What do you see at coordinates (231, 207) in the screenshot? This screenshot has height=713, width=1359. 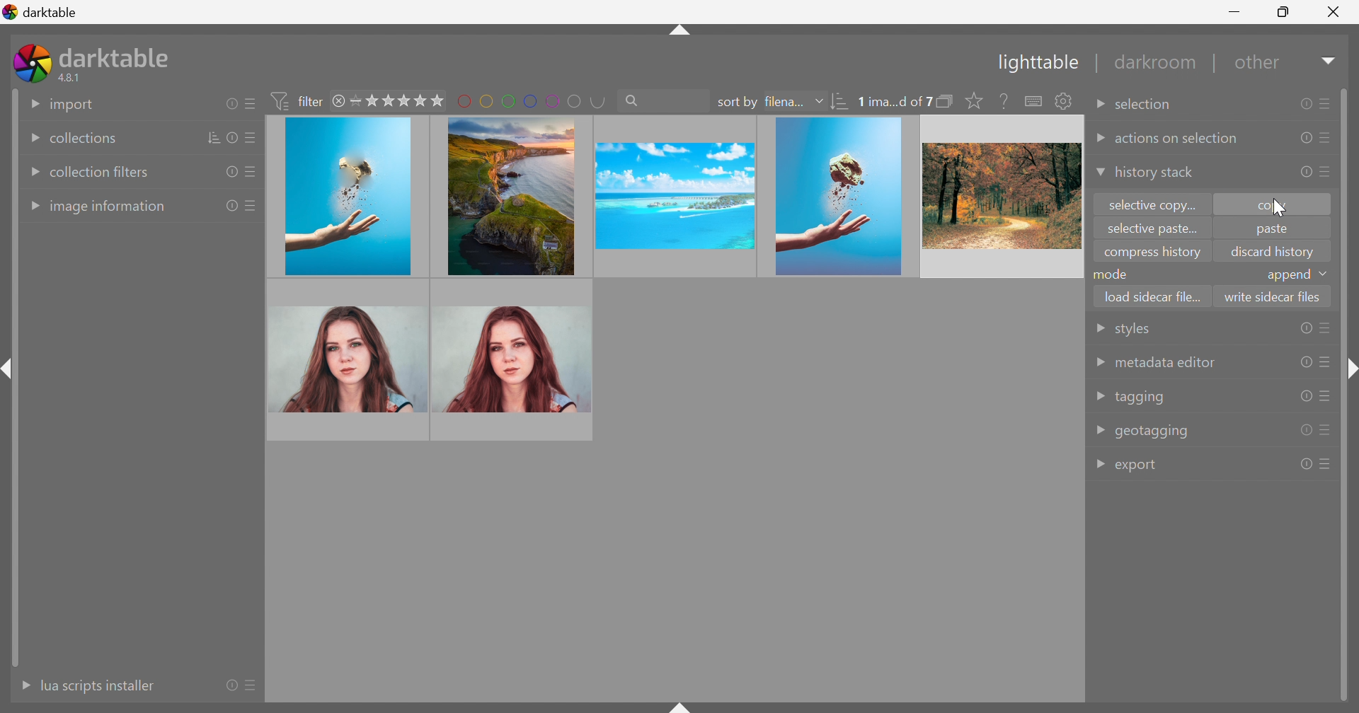 I see `reset` at bounding box center [231, 207].